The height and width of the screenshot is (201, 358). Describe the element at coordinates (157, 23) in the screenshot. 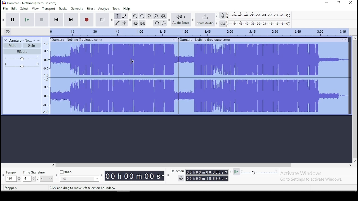

I see `undo` at that location.